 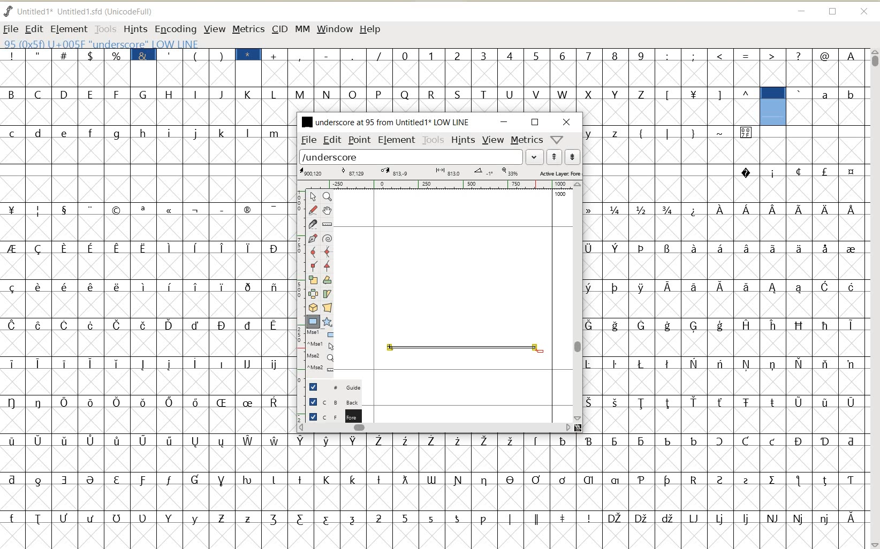 What do you see at coordinates (332, 386) in the screenshot?
I see `GUIDE` at bounding box center [332, 386].